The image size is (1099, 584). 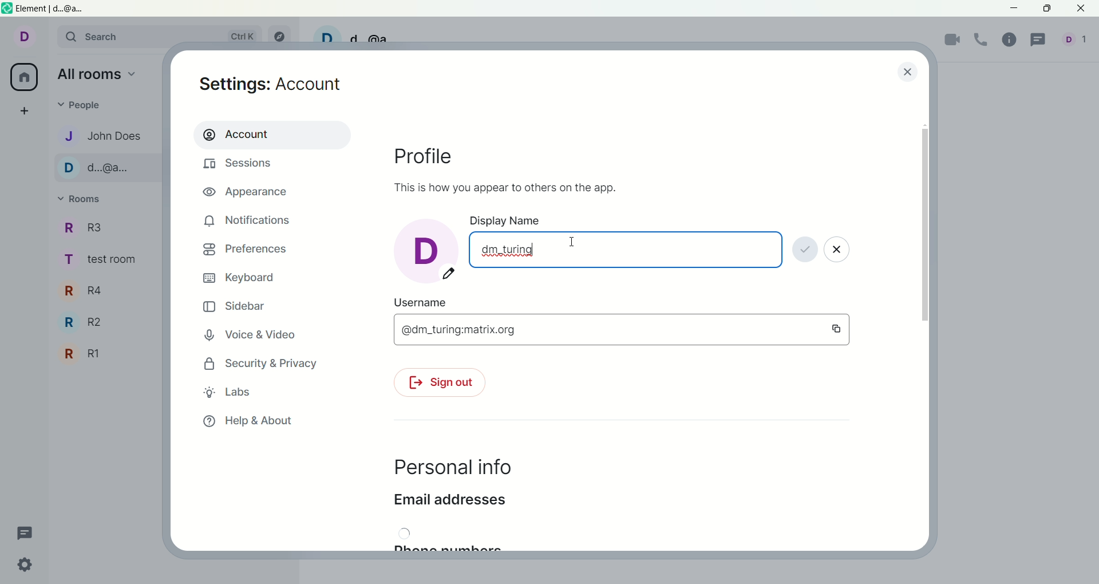 What do you see at coordinates (248, 422) in the screenshot?
I see `help and about` at bounding box center [248, 422].